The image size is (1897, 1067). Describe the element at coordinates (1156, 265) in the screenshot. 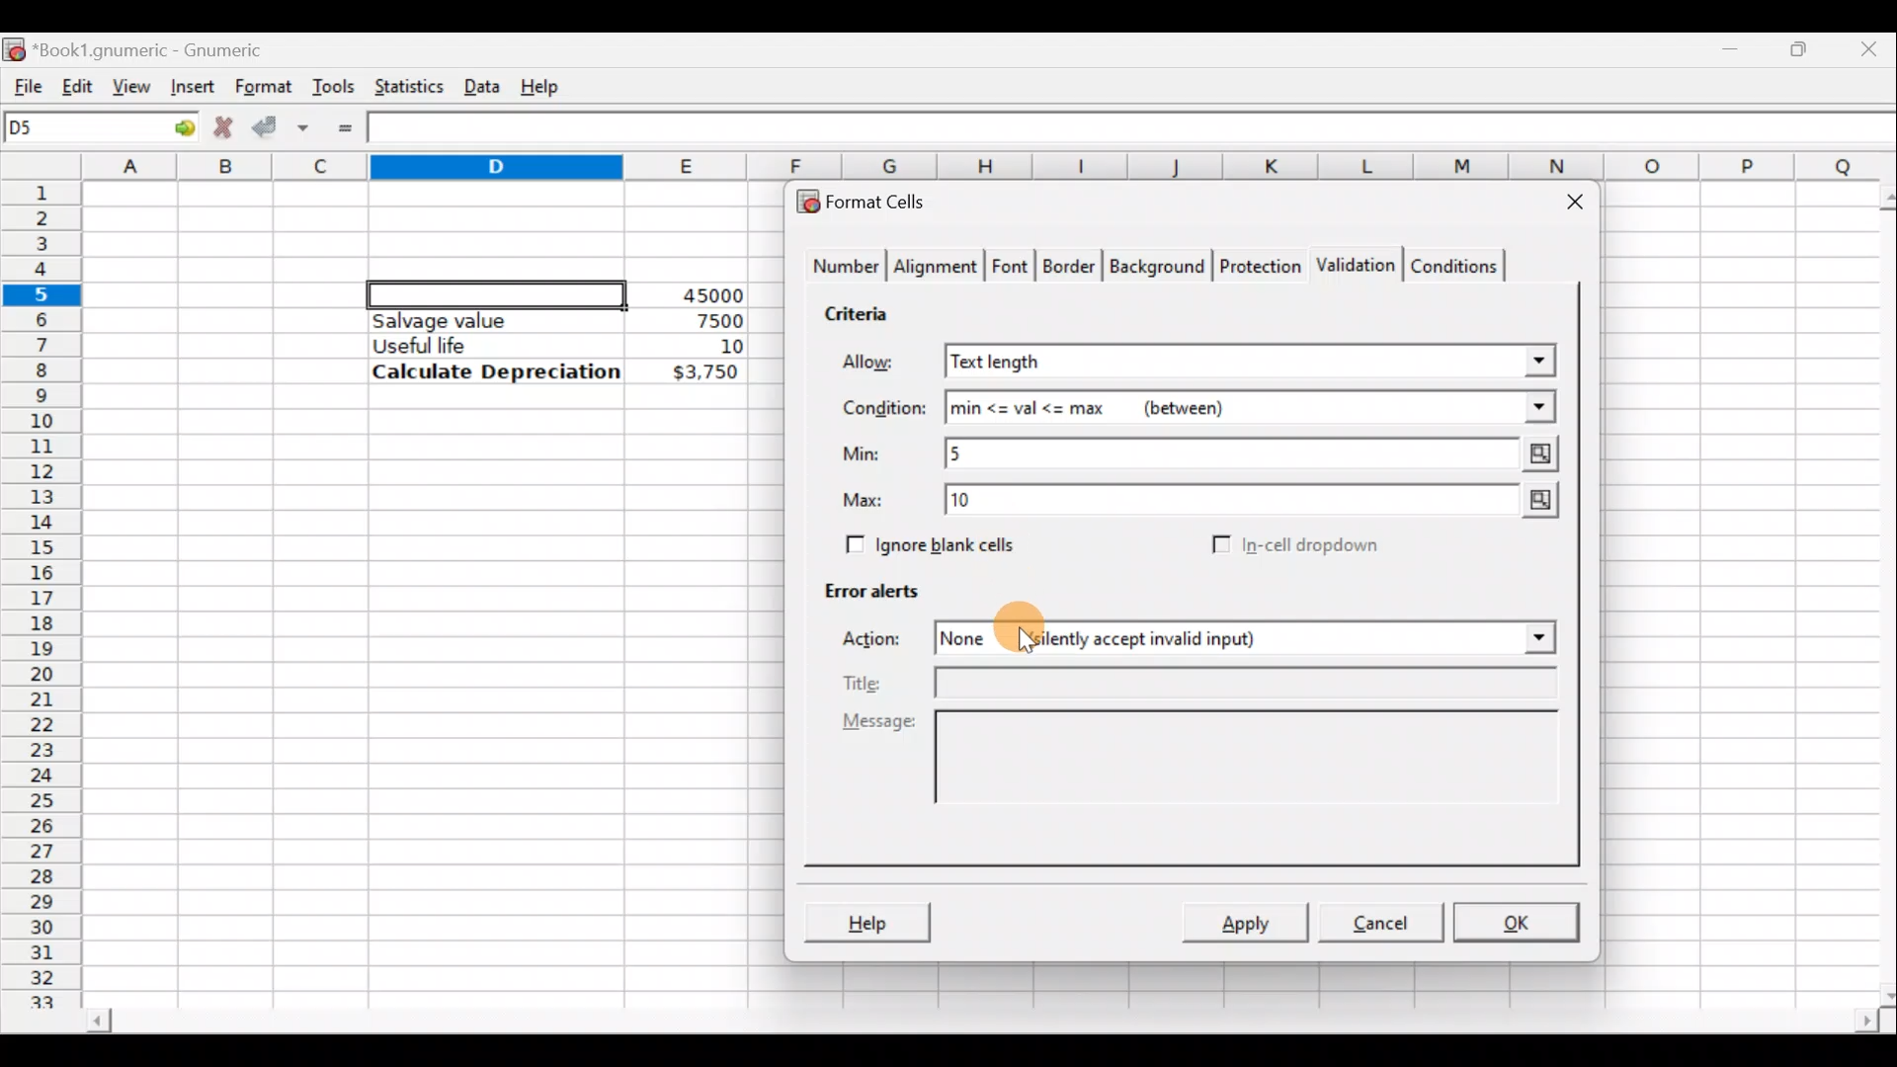

I see `Background` at that location.